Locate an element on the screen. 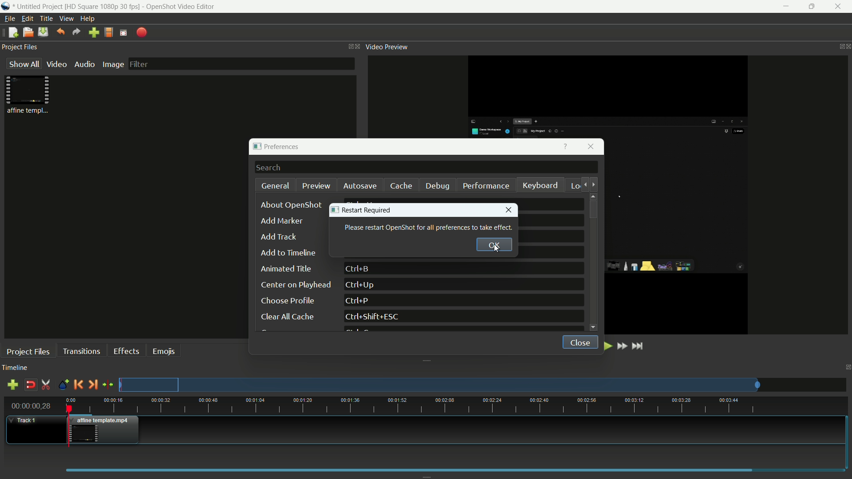 The width and height of the screenshot is (852, 479). close timeline is located at coordinates (847, 367).